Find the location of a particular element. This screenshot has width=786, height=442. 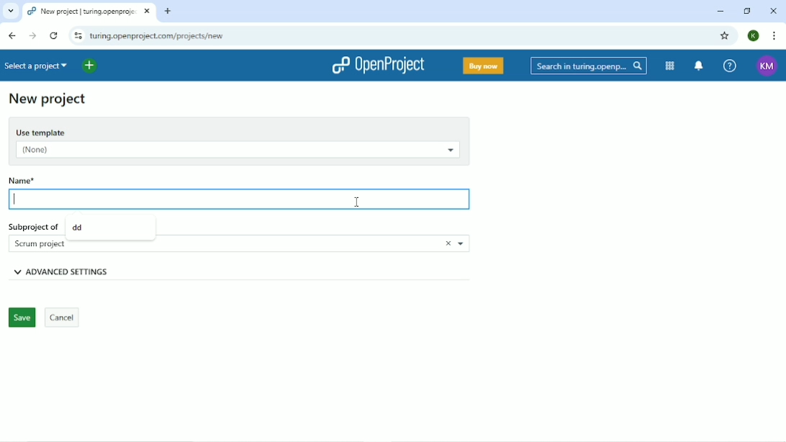

KM is located at coordinates (767, 66).